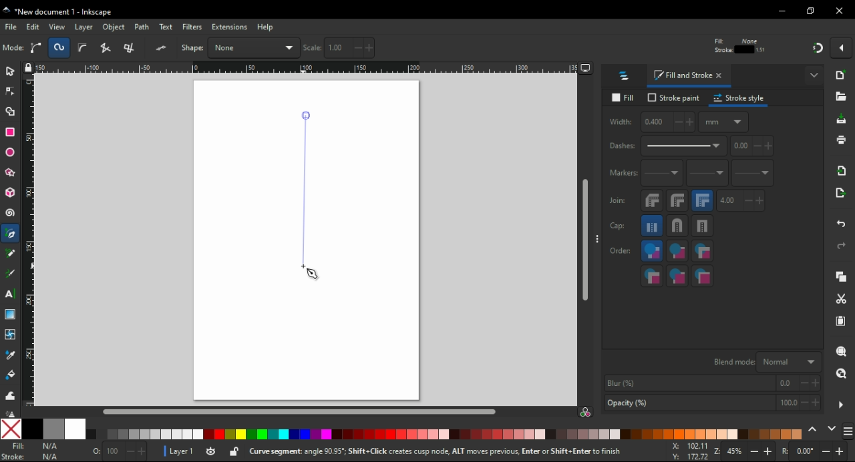  What do you see at coordinates (164, 47) in the screenshot?
I see `object flip horizontal` at bounding box center [164, 47].